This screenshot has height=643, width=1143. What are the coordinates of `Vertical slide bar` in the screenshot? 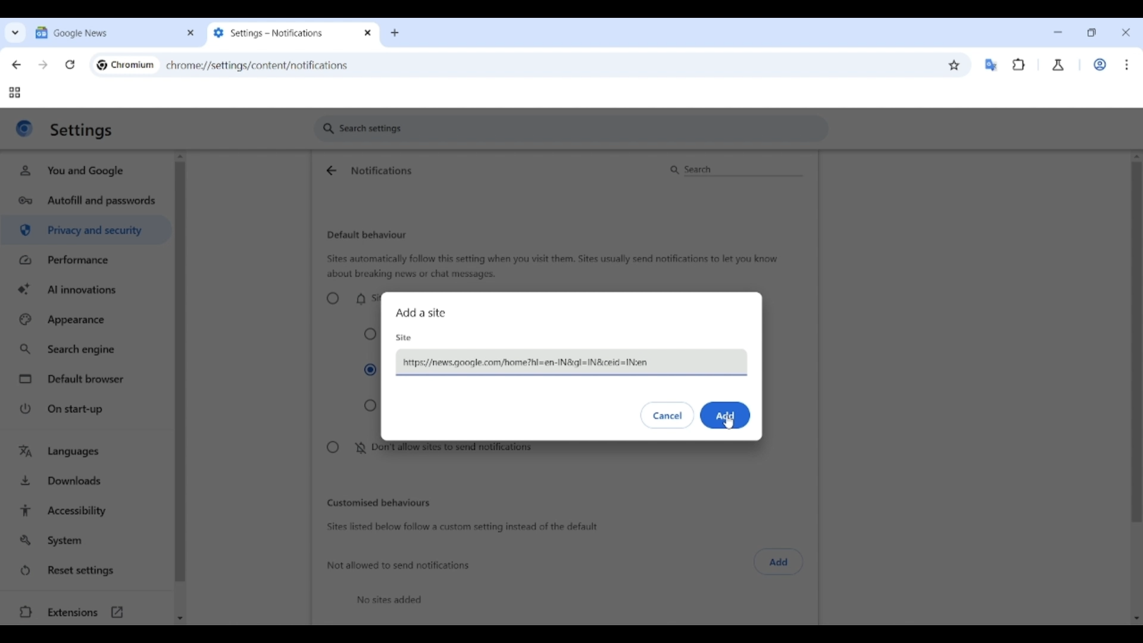 It's located at (1136, 283).